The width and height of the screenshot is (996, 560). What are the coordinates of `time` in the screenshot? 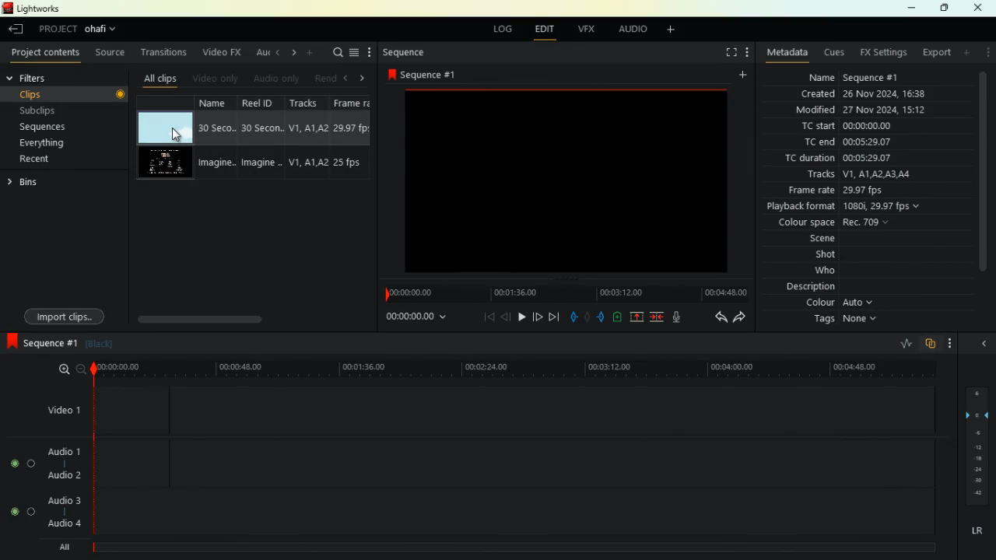 It's located at (414, 319).